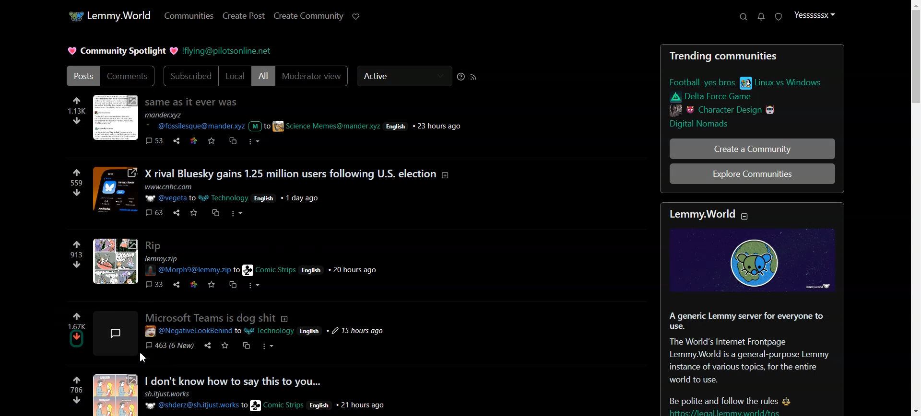 The image size is (921, 416). I want to click on link, so click(194, 140).